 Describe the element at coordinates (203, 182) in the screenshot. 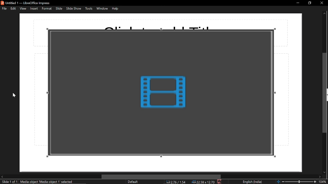

I see `position` at that location.